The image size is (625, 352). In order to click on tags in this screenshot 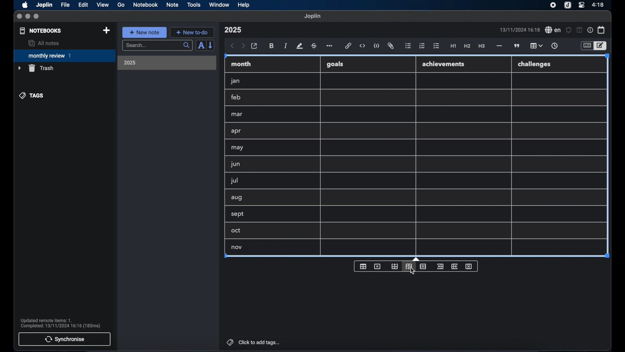, I will do `click(32, 95)`.